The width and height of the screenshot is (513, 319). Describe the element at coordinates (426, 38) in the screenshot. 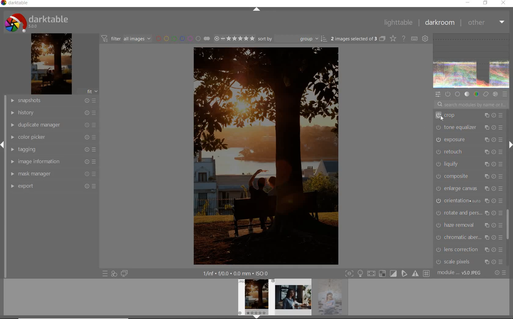

I see `show global preference` at that location.